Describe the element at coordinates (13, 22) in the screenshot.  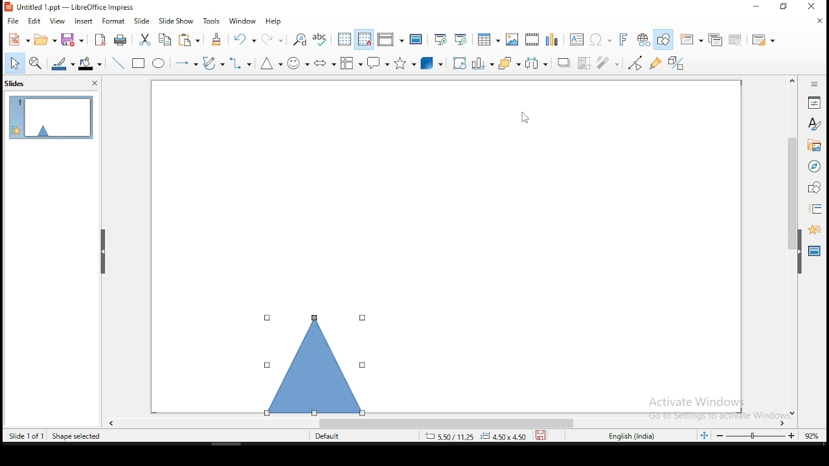
I see `file` at that location.